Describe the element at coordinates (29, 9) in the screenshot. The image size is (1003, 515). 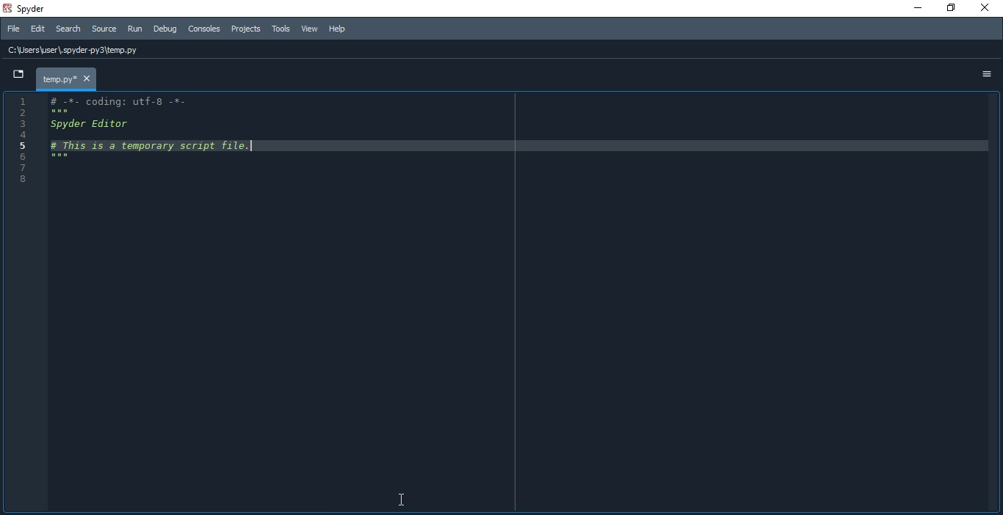
I see `spyder` at that location.